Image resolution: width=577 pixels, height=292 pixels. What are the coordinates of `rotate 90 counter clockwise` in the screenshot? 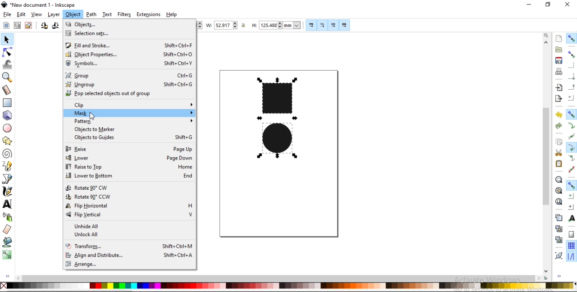 It's located at (44, 27).